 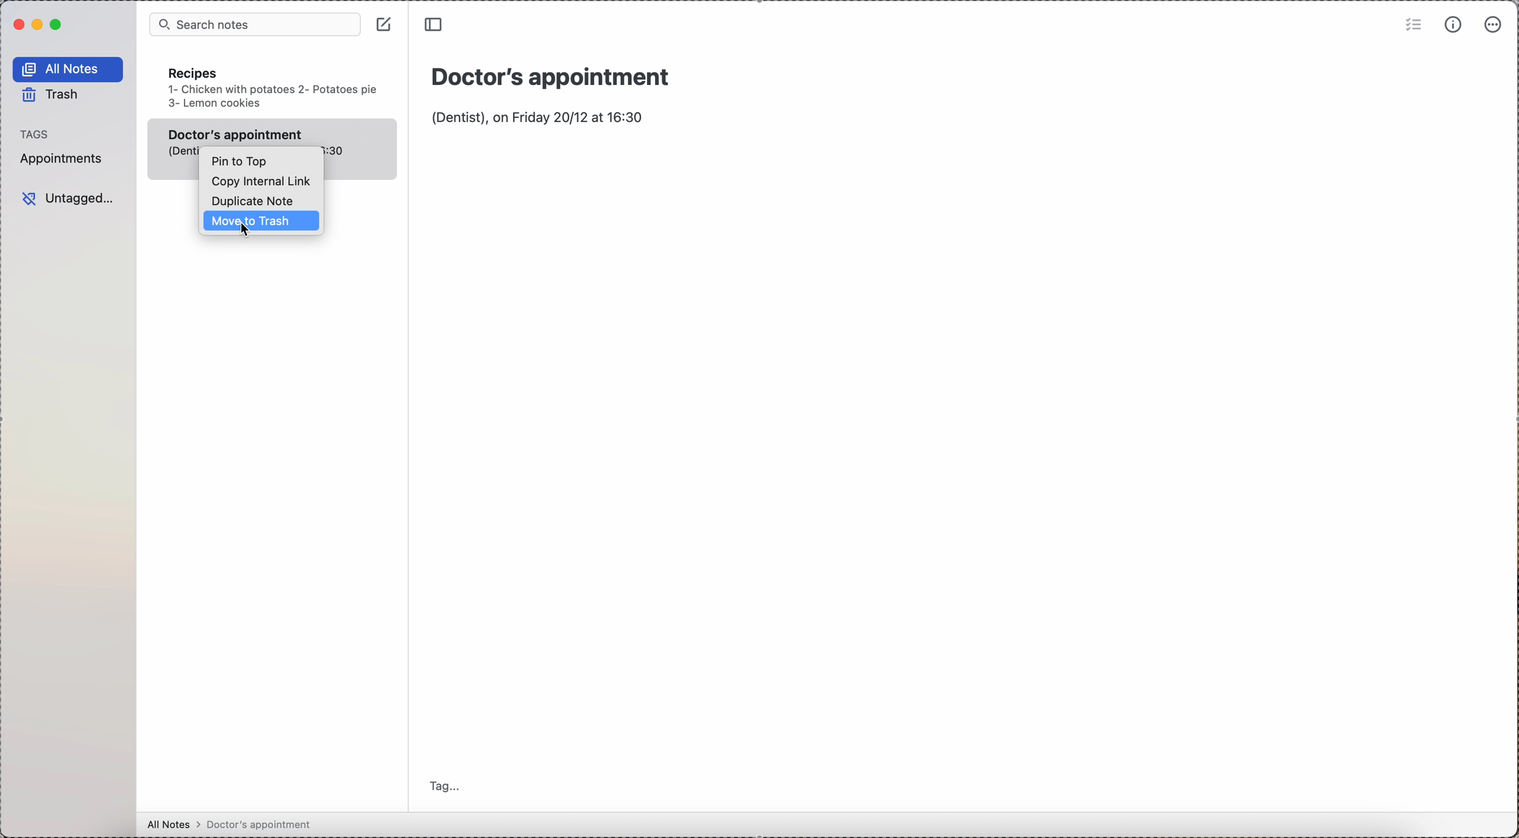 I want to click on tags, so click(x=40, y=134).